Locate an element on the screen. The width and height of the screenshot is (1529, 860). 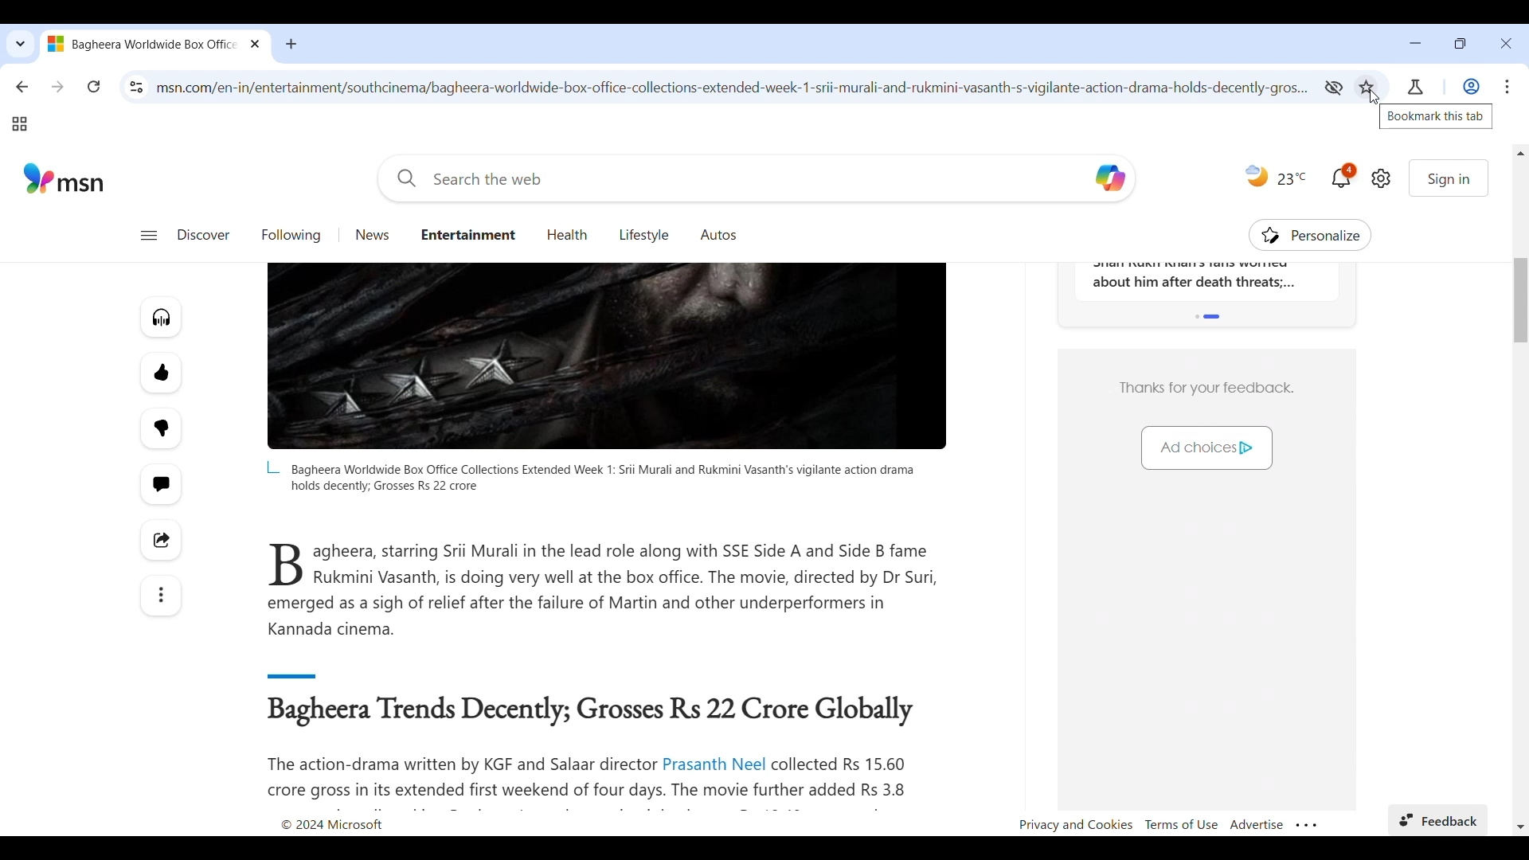
Open settings is located at coordinates (1381, 178).